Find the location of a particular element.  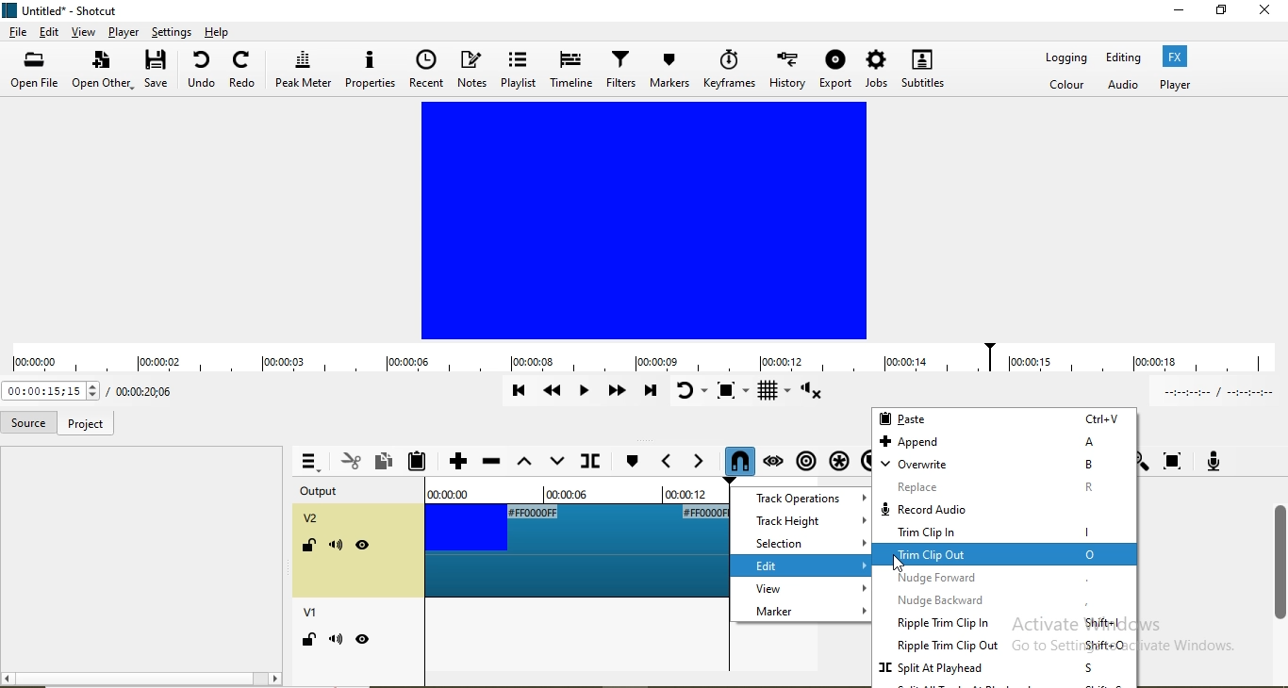

jobs is located at coordinates (878, 67).